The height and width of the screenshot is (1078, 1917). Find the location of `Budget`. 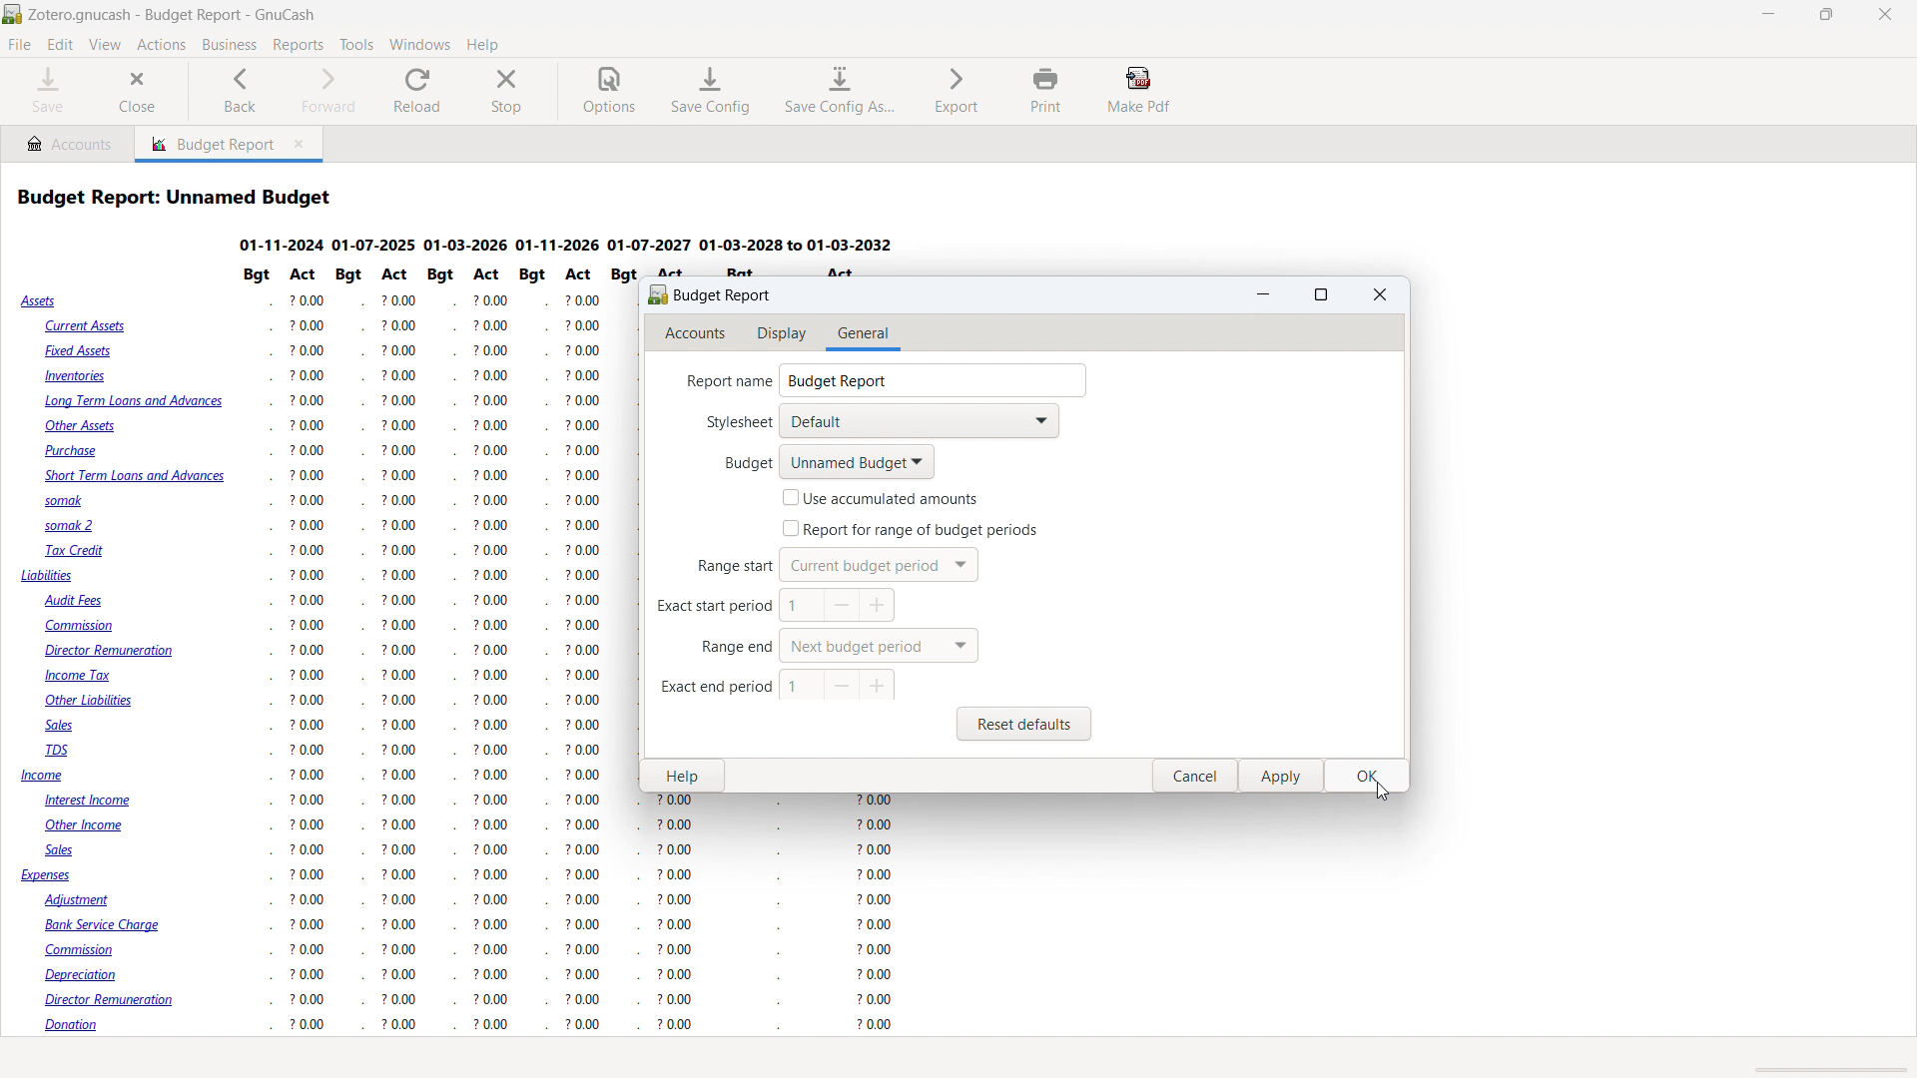

Budget is located at coordinates (729, 462).